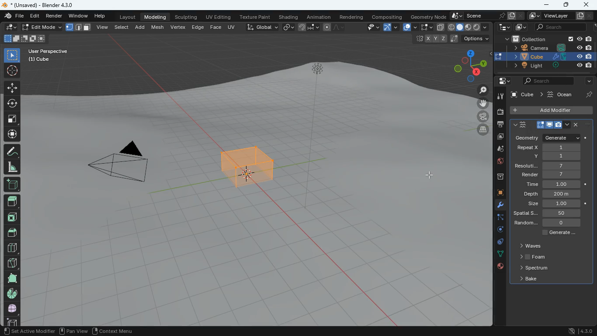  Describe the element at coordinates (586, 4) in the screenshot. I see `close` at that location.